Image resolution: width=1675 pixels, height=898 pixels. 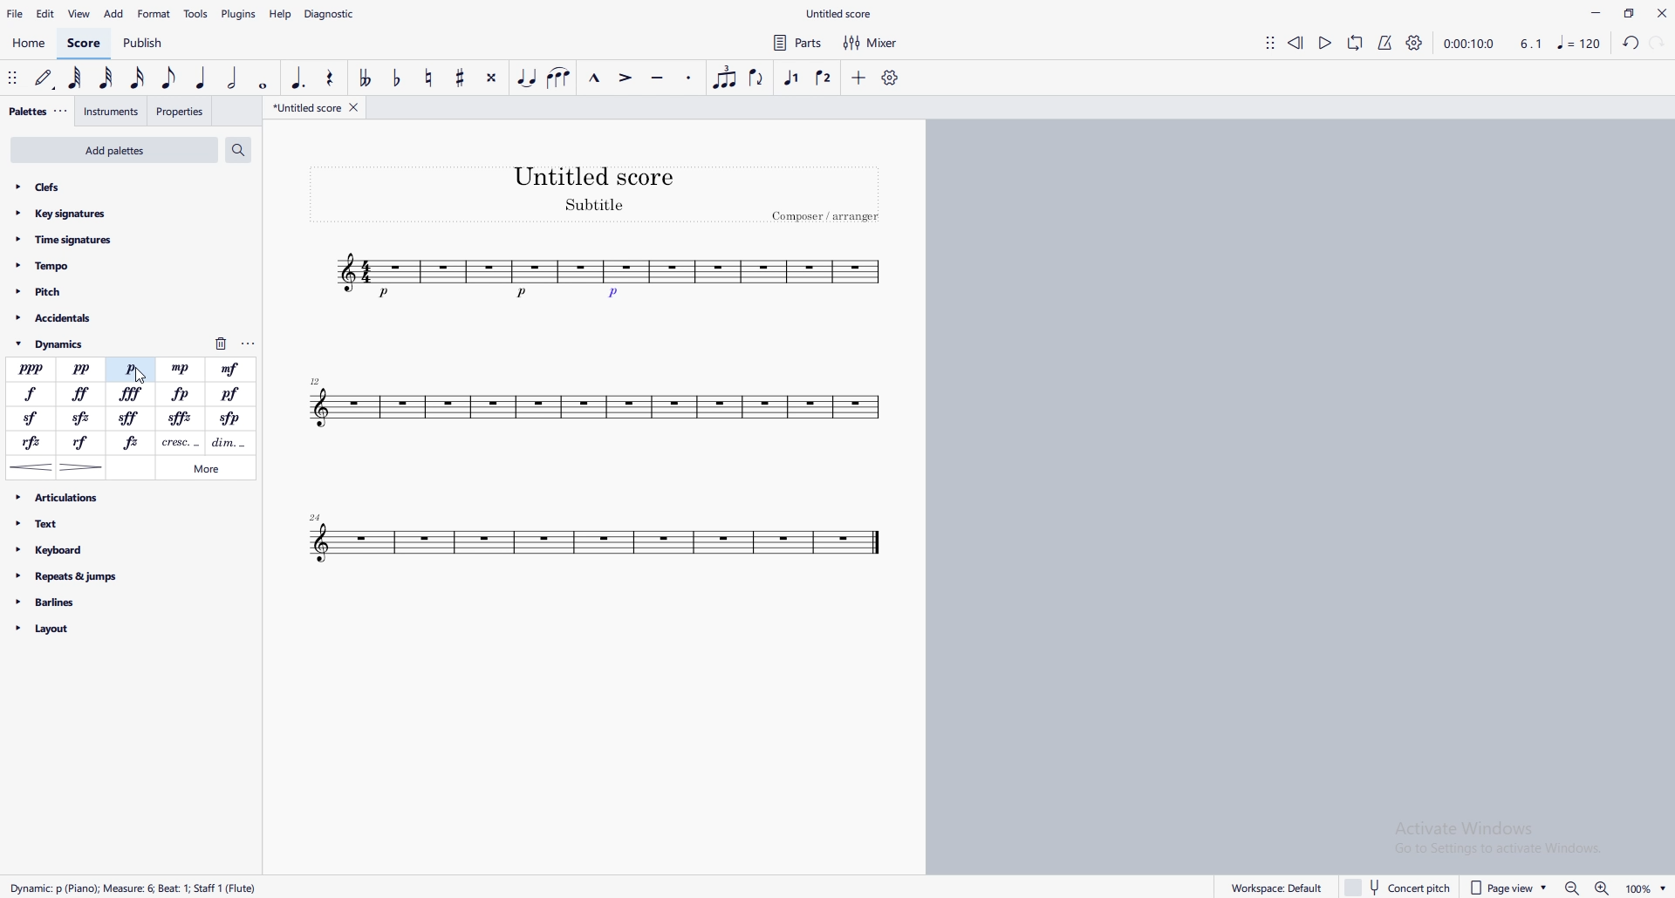 I want to click on barlines, so click(x=110, y=602).